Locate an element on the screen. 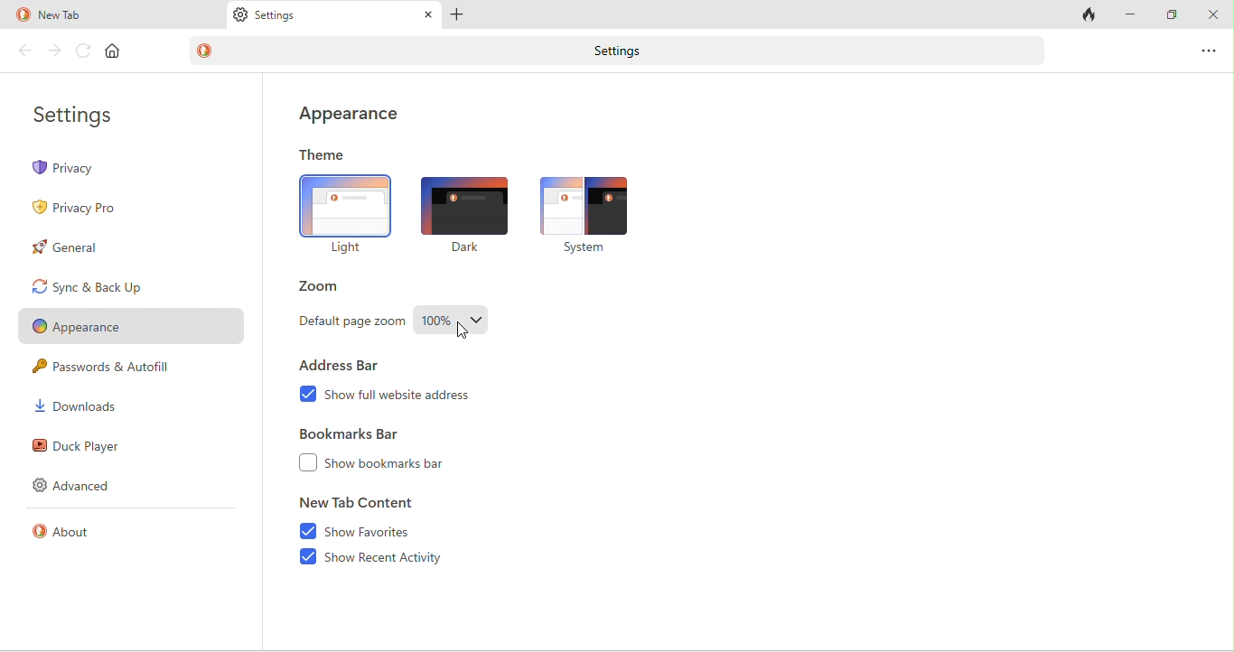 Image resolution: width=1234 pixels, height=652 pixels. close is located at coordinates (425, 14).